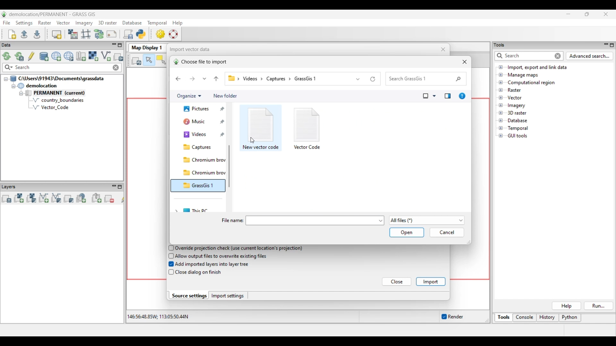 This screenshot has width=616, height=346. I want to click on Change view options, so click(434, 96).